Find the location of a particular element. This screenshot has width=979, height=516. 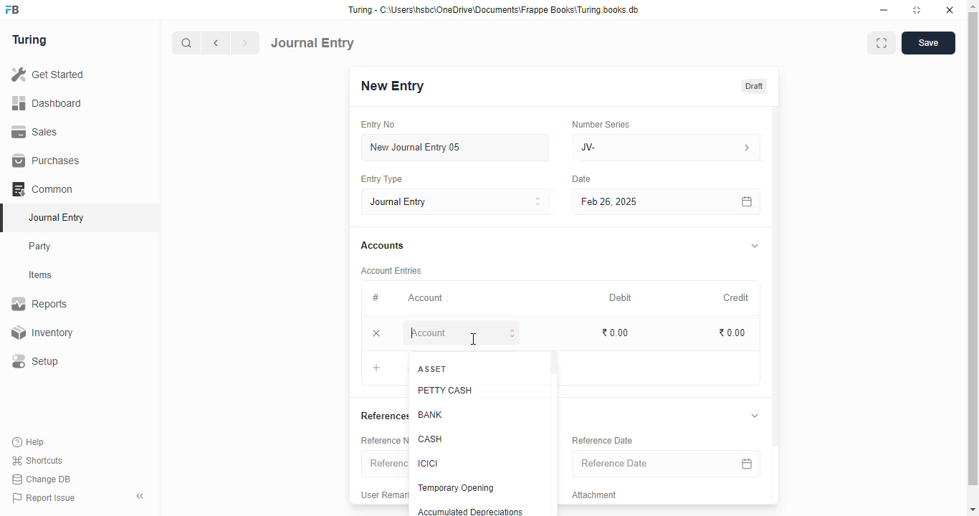

toggle between form and full width is located at coordinates (881, 43).